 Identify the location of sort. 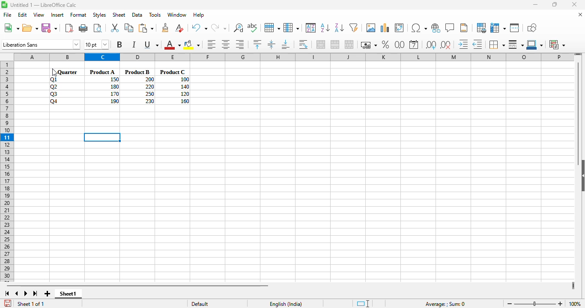
(311, 28).